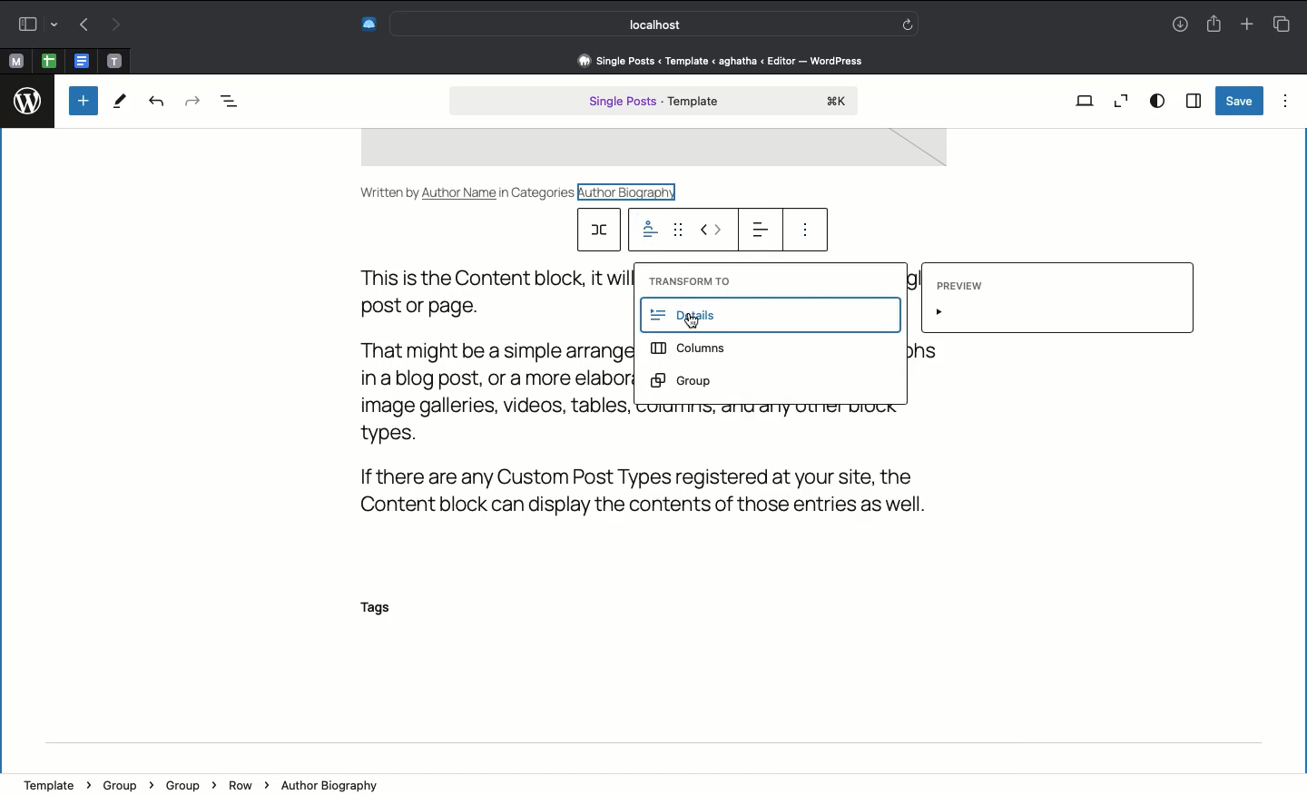  What do you see at coordinates (367, 24) in the screenshot?
I see `Extensions` at bounding box center [367, 24].